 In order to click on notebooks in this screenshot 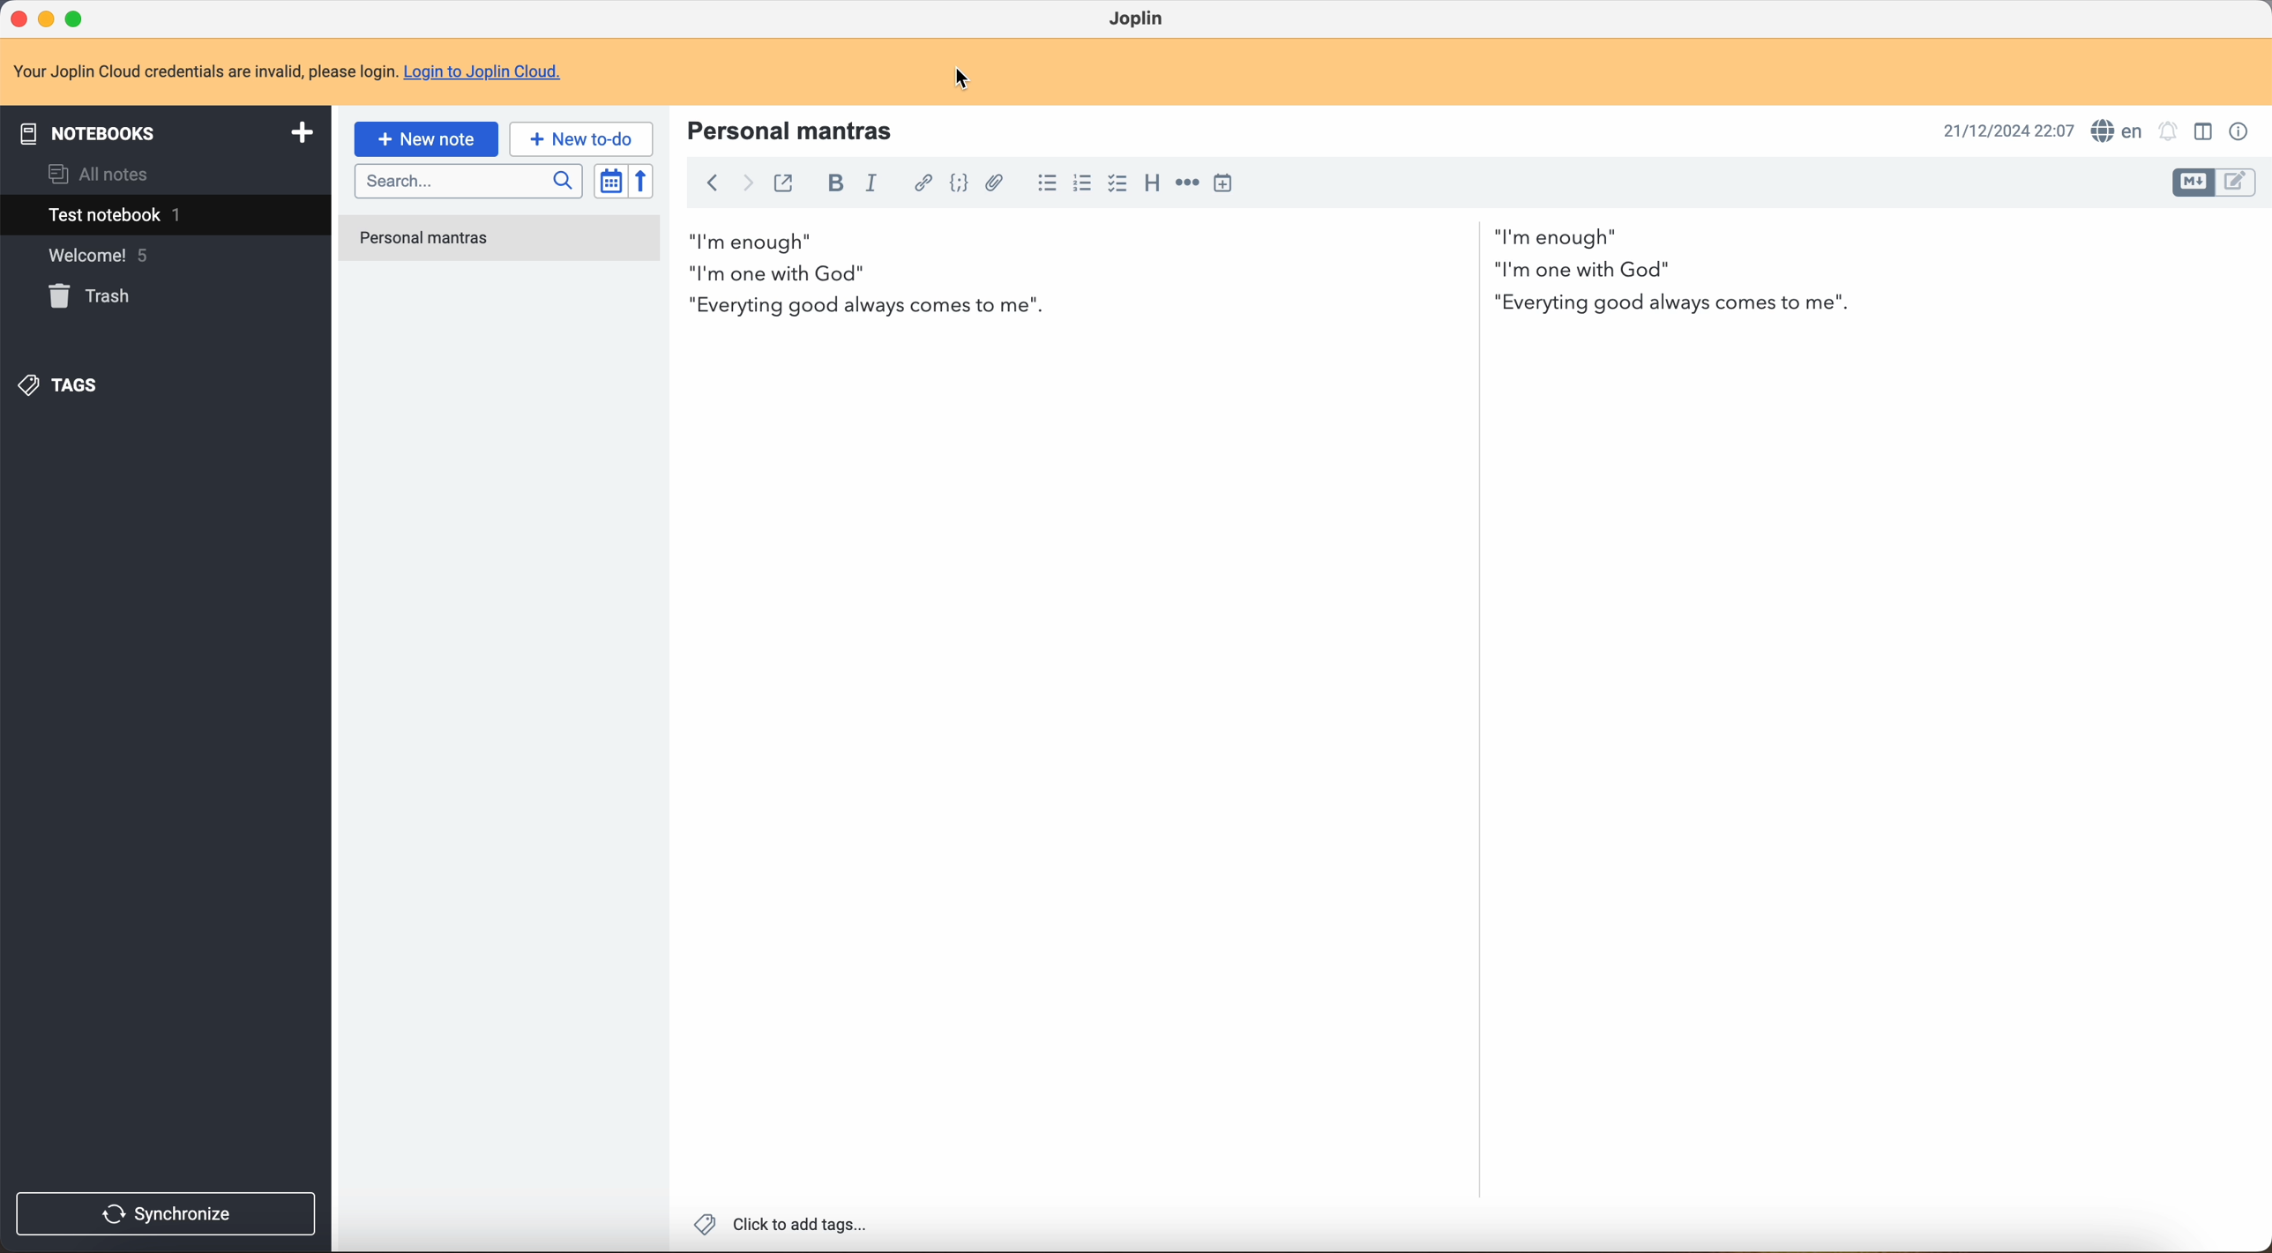, I will do `click(168, 134)`.